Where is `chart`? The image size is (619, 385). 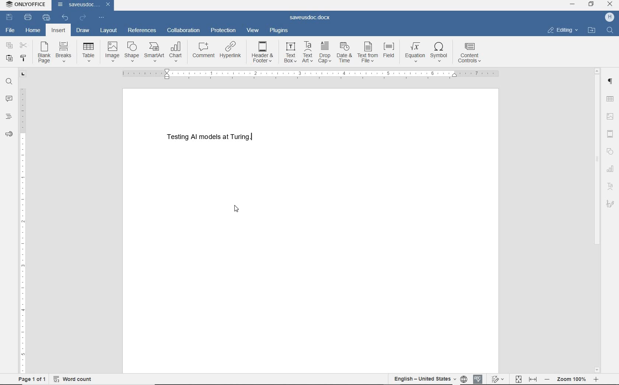
chart is located at coordinates (611, 169).